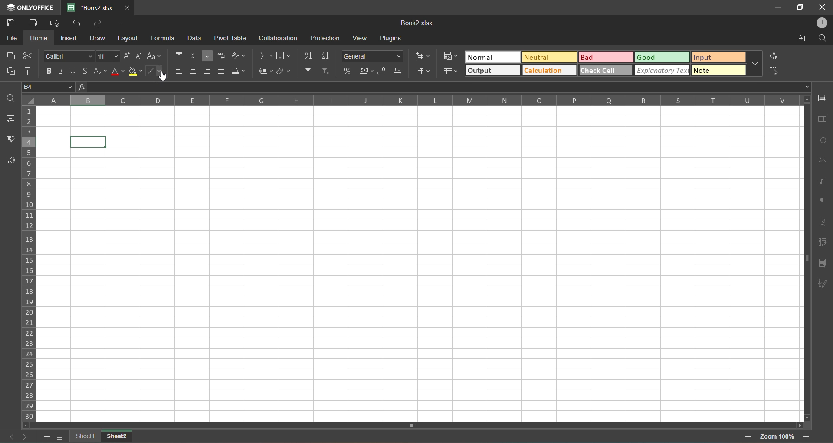 Image resolution: width=833 pixels, height=443 pixels. I want to click on conditional formatting, so click(452, 57).